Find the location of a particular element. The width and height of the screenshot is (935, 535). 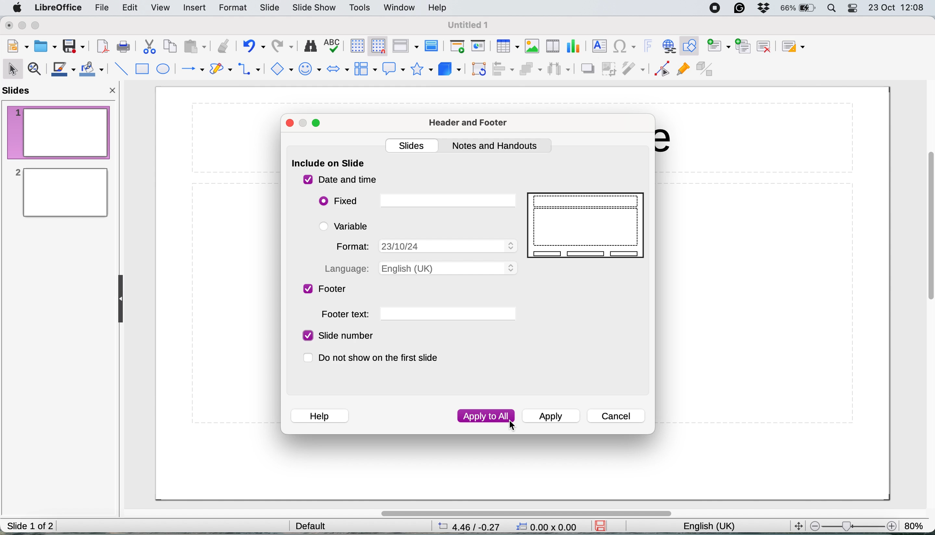

close is located at coordinates (113, 92).